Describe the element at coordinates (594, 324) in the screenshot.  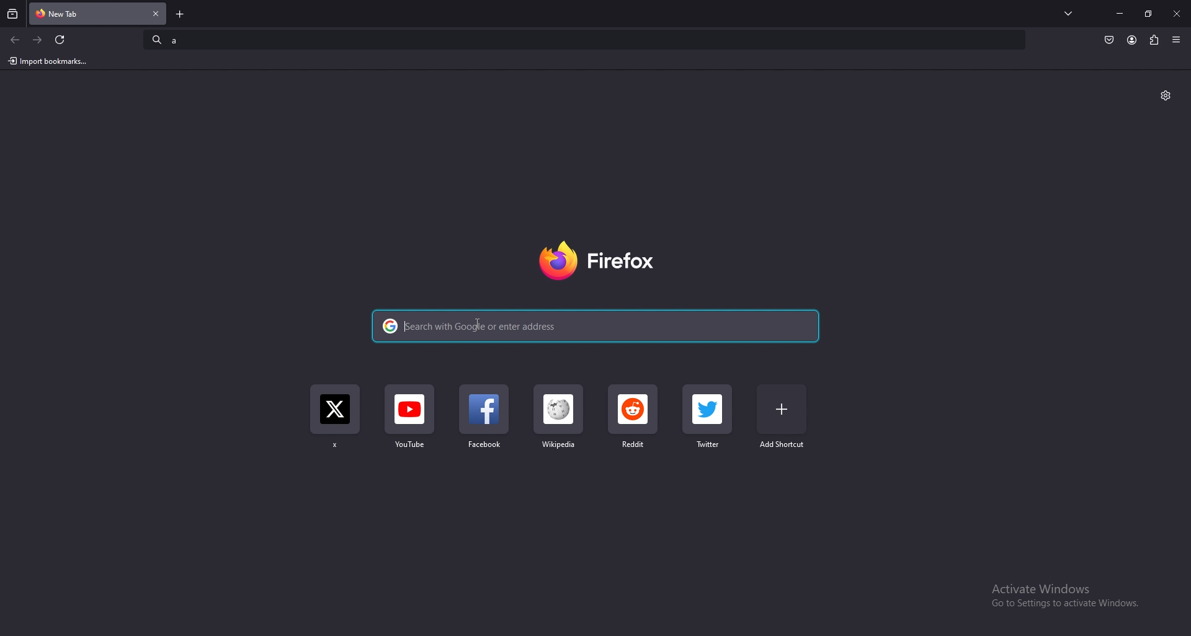
I see `search bar` at that location.